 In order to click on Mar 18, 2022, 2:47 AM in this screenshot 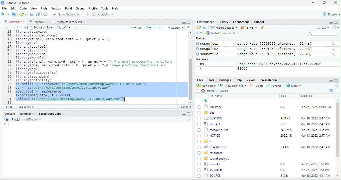, I will do `click(314, 124)`.